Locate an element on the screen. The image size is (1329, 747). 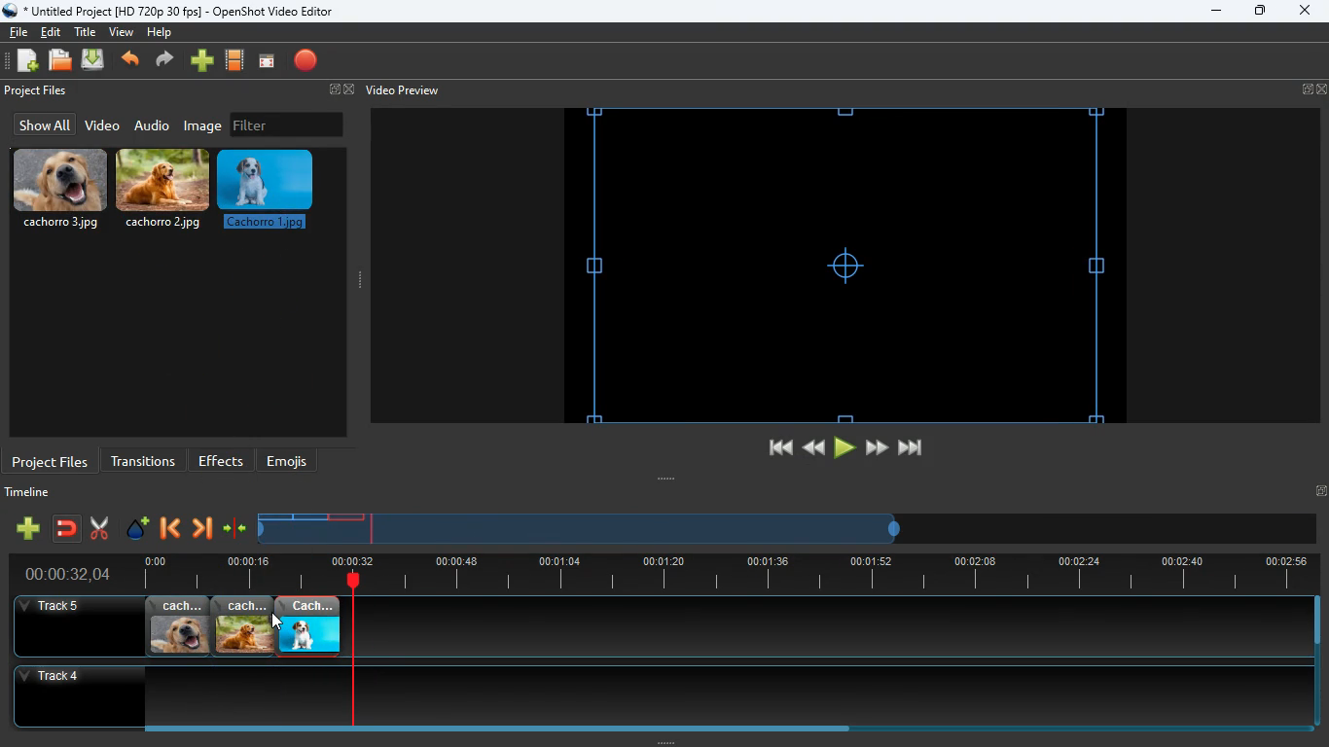
cut is located at coordinates (99, 528).